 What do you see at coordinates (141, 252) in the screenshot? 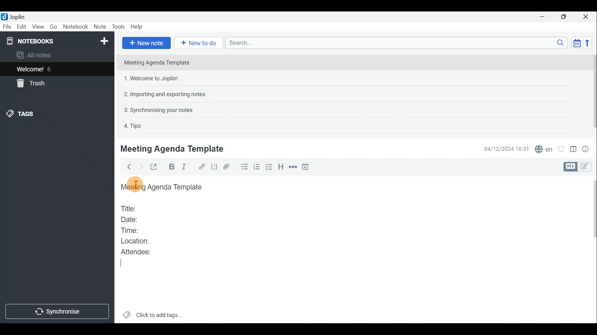
I see `Attendee:` at bounding box center [141, 252].